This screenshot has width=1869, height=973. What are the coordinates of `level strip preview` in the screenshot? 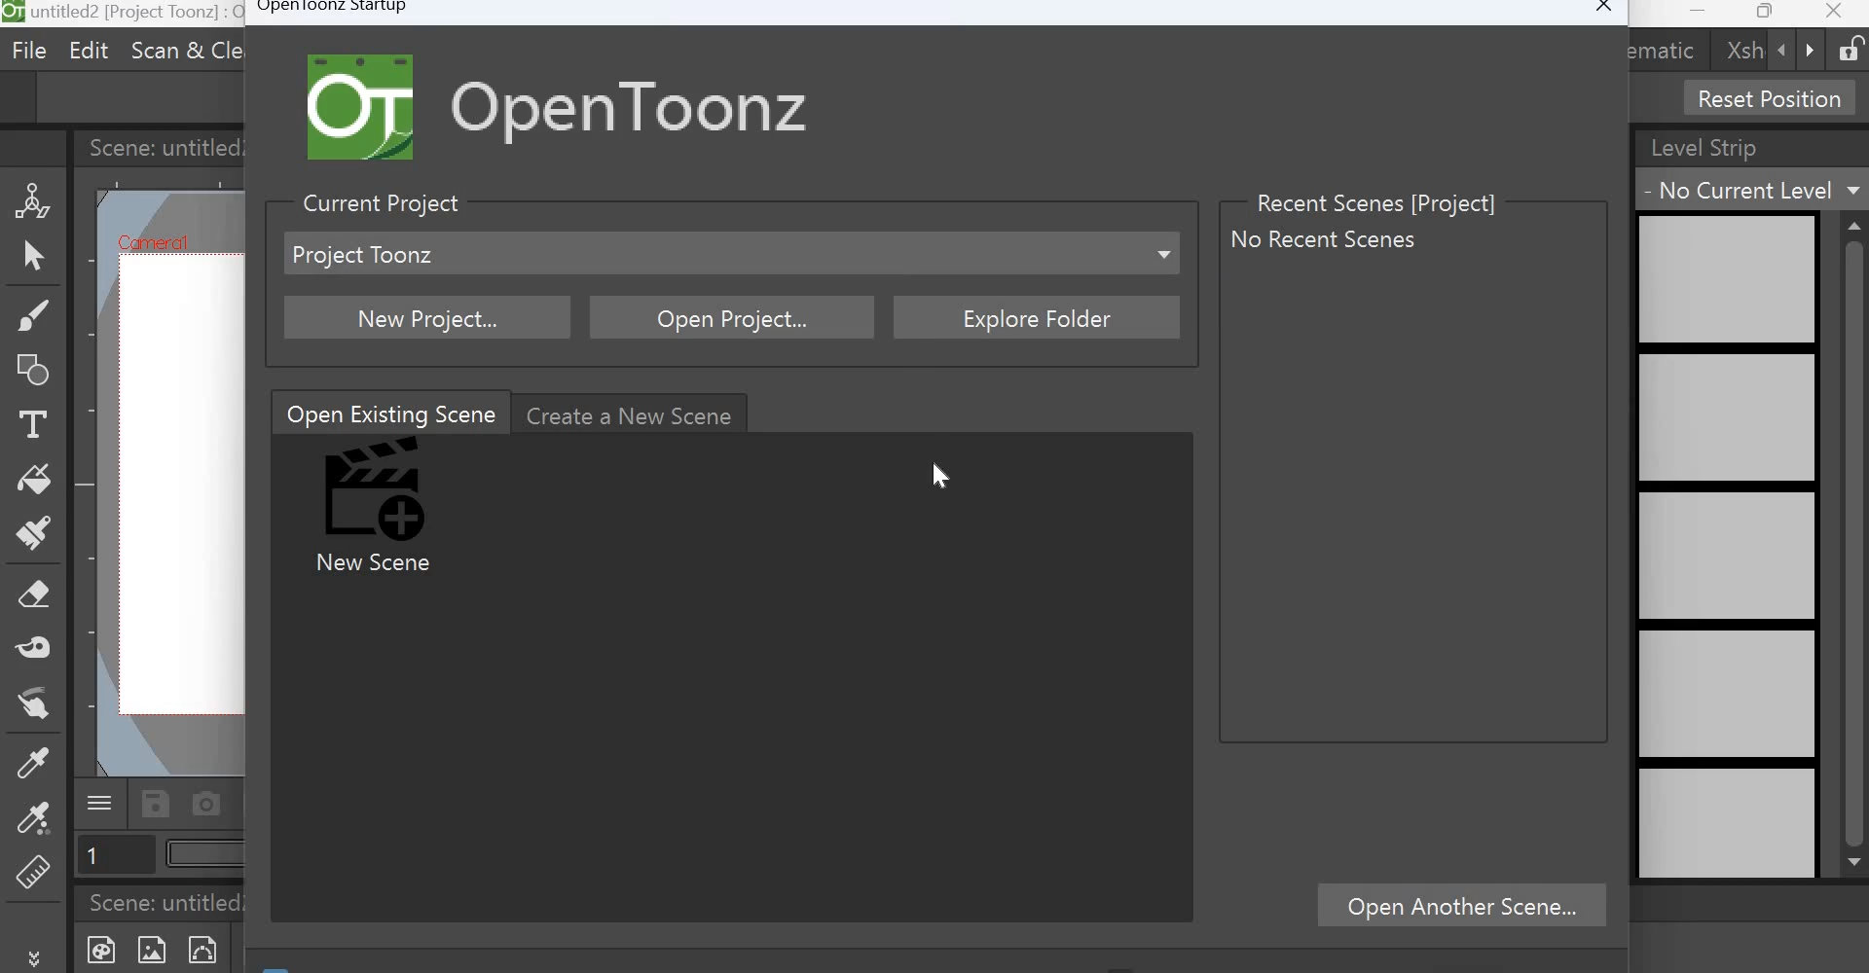 It's located at (1725, 555).